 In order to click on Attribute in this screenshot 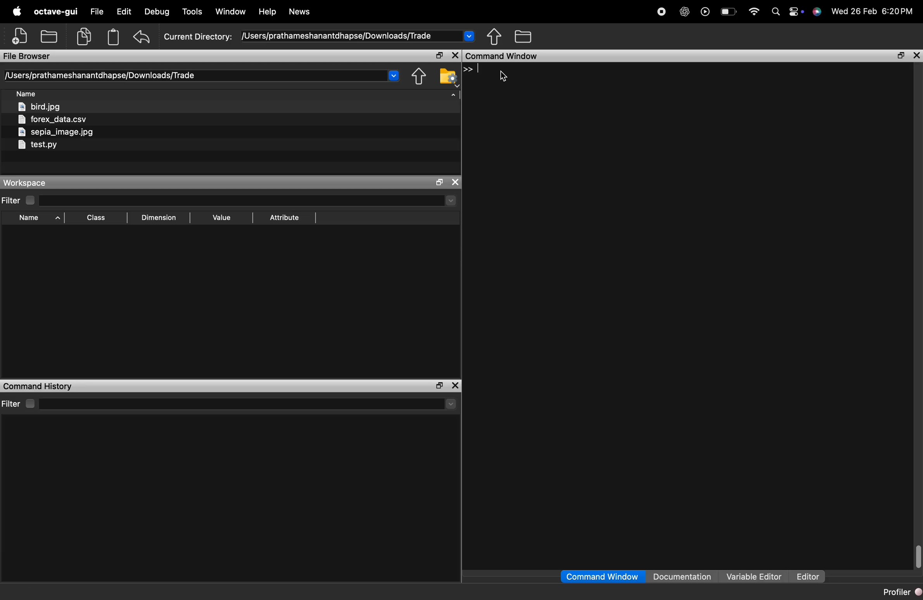, I will do `click(285, 218)`.